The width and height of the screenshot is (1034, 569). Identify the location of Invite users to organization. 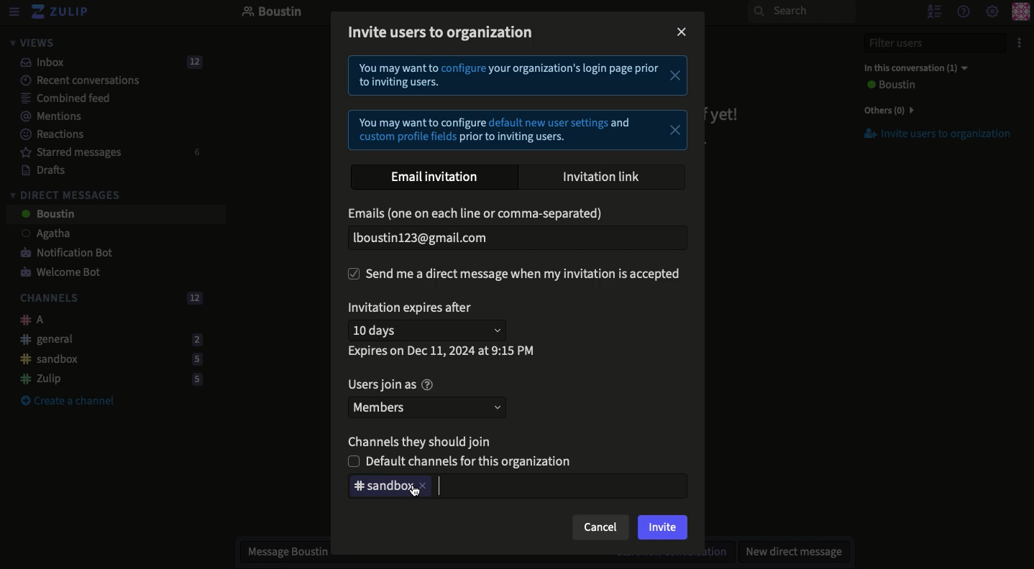
(444, 32).